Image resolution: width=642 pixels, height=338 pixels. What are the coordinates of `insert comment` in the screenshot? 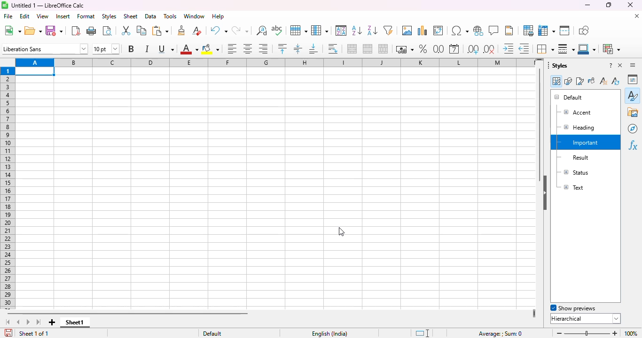 It's located at (494, 30).